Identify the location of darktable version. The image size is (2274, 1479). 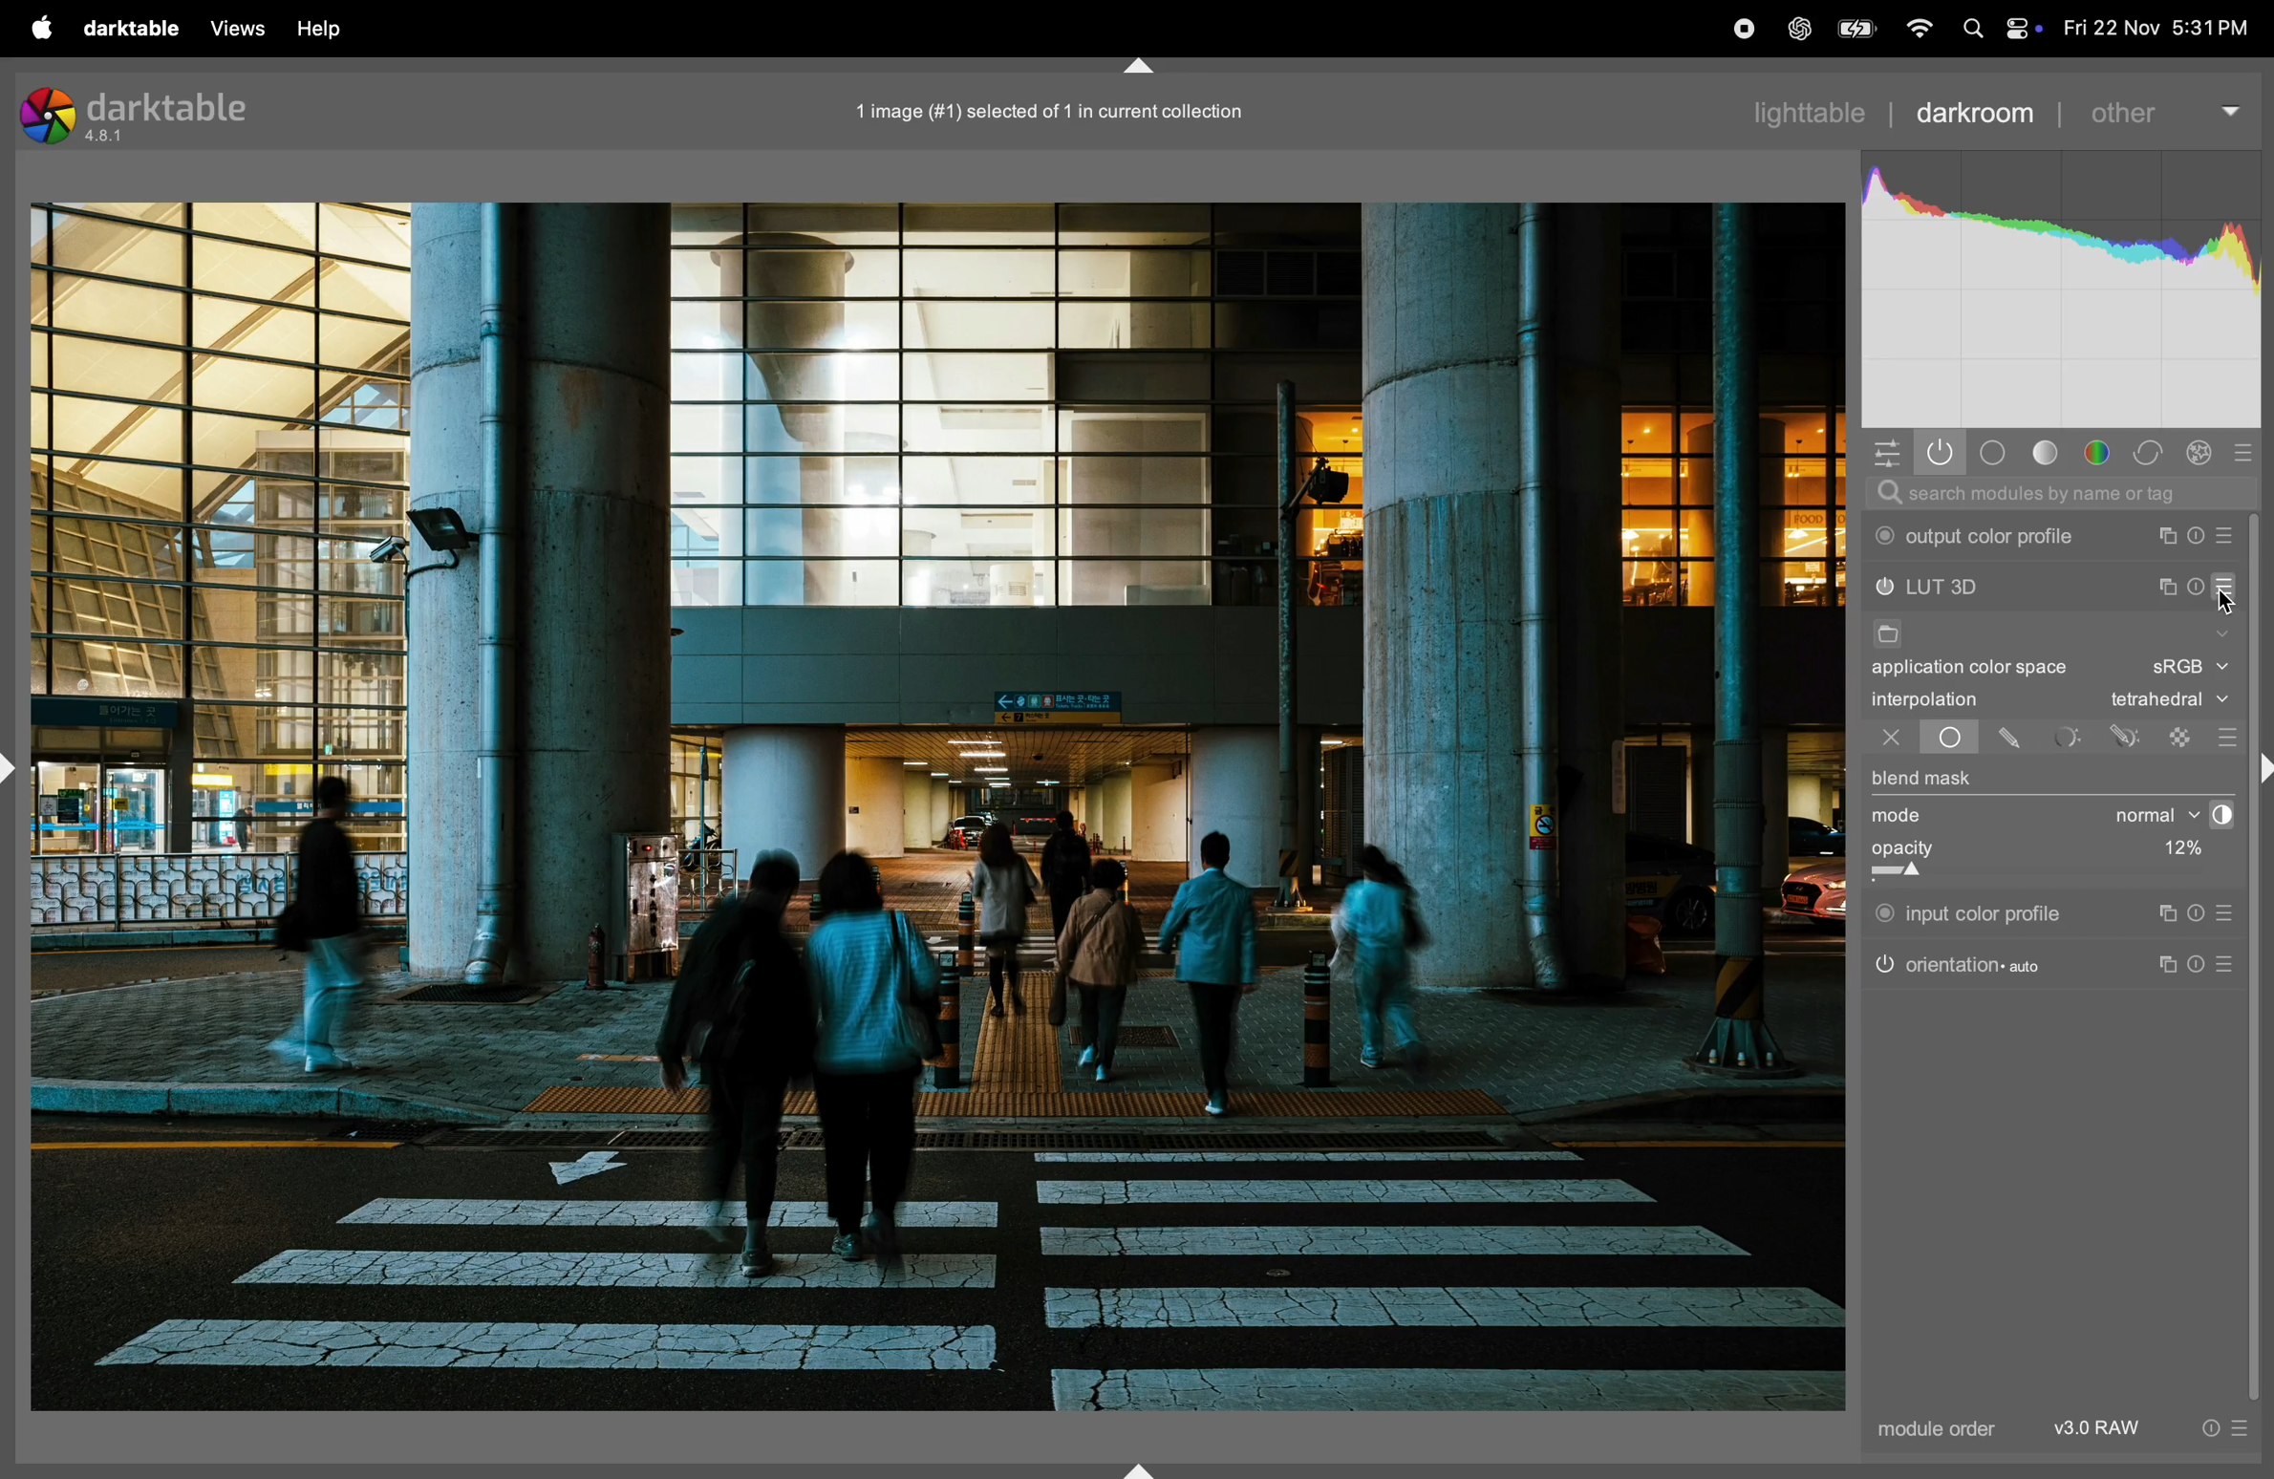
(147, 113).